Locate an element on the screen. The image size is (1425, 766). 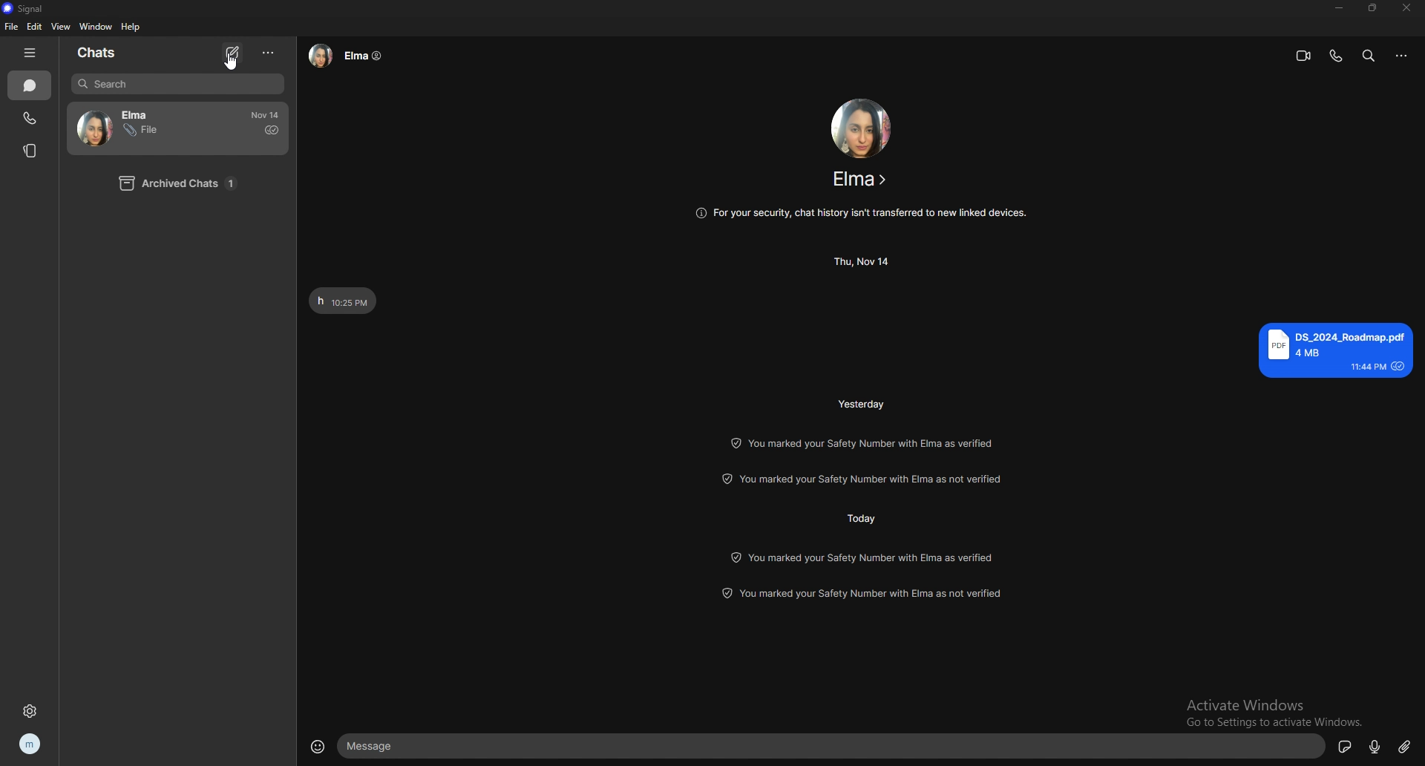
text is located at coordinates (1336, 350).